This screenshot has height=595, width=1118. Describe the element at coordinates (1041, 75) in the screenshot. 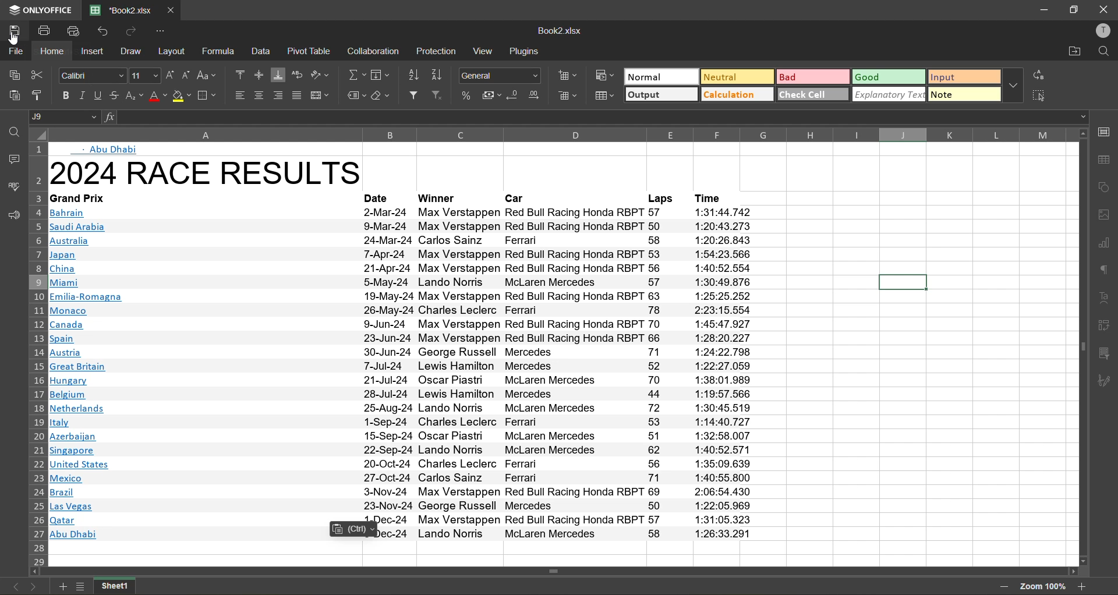

I see `replace` at that location.